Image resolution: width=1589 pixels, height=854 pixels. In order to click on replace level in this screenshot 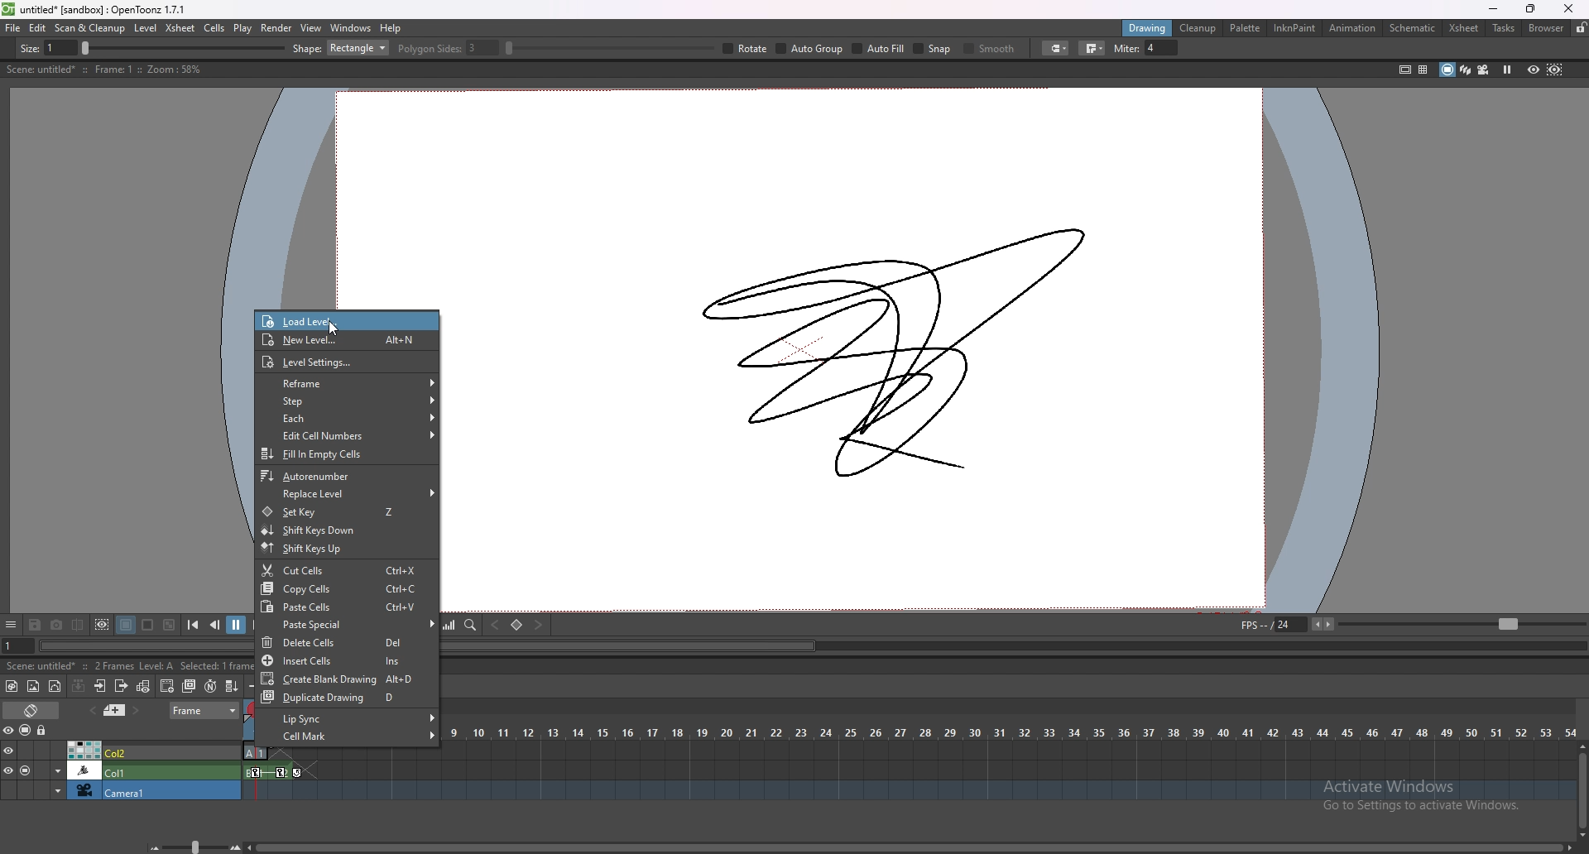, I will do `click(346, 494)`.